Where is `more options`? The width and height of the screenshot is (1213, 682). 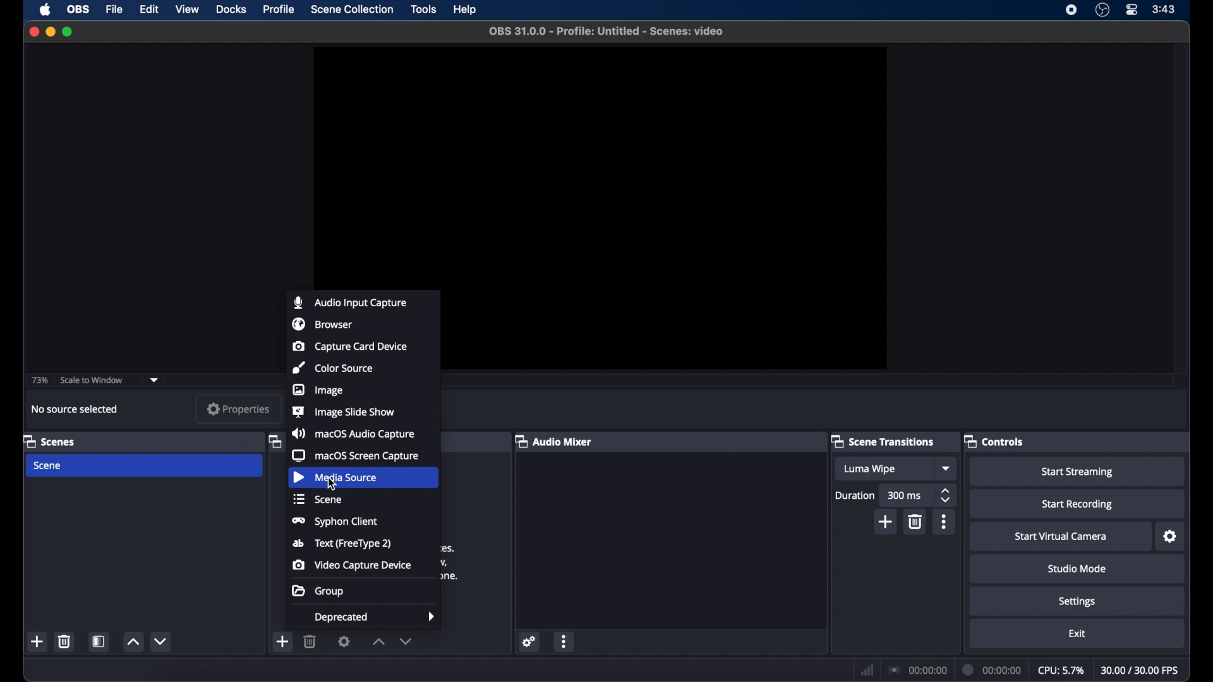
more options is located at coordinates (944, 522).